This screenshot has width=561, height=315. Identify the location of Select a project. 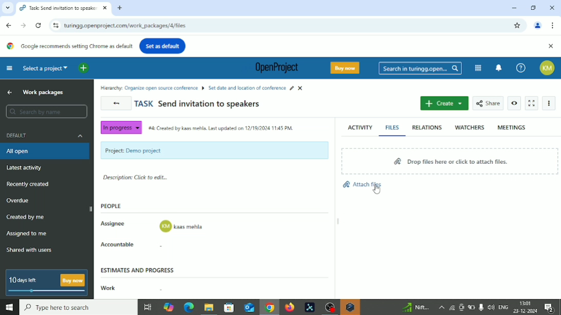
(46, 68).